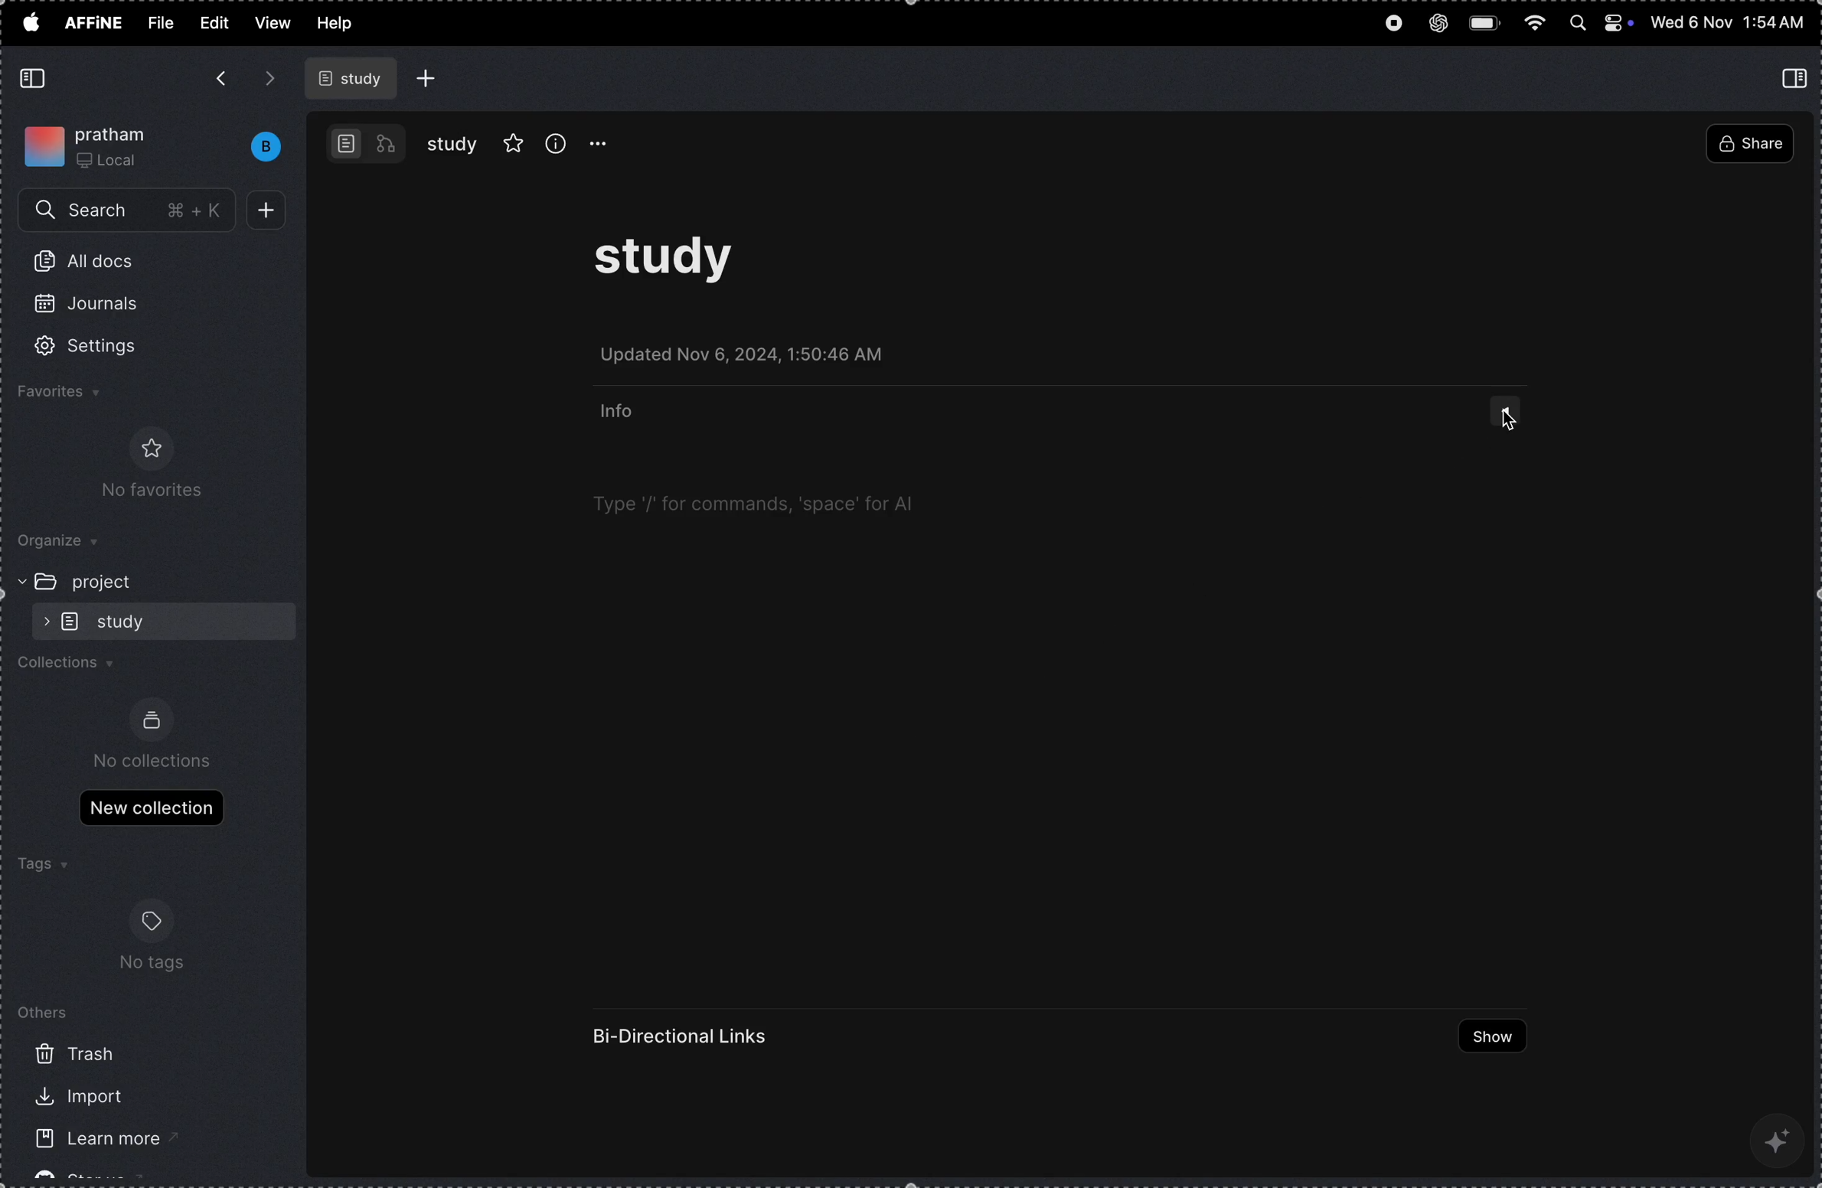 This screenshot has width=1822, height=1188. I want to click on chat gpt, so click(1438, 19).